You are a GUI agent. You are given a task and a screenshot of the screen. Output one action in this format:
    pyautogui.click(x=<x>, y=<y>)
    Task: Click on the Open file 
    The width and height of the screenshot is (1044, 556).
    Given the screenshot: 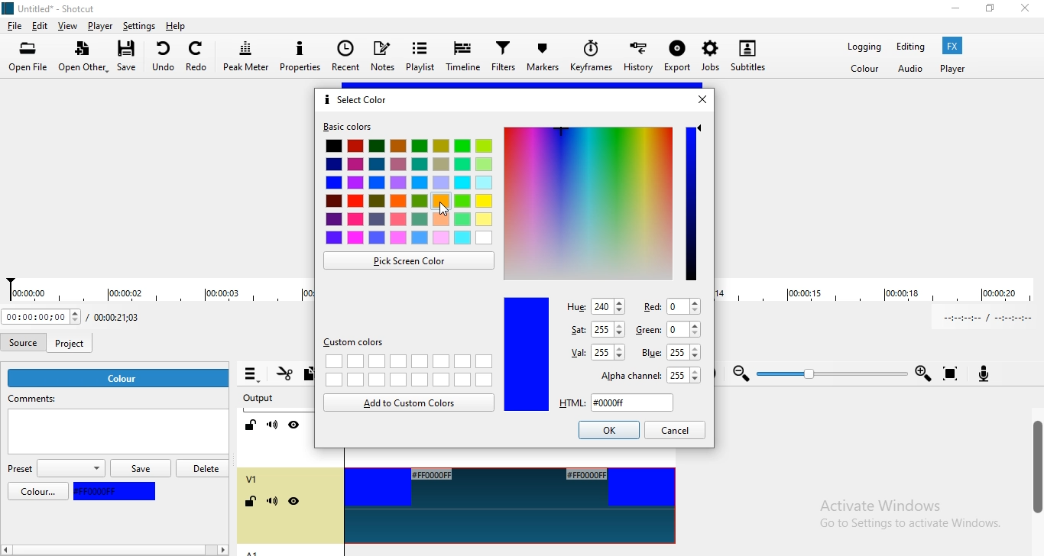 What is the action you would take?
    pyautogui.click(x=28, y=57)
    